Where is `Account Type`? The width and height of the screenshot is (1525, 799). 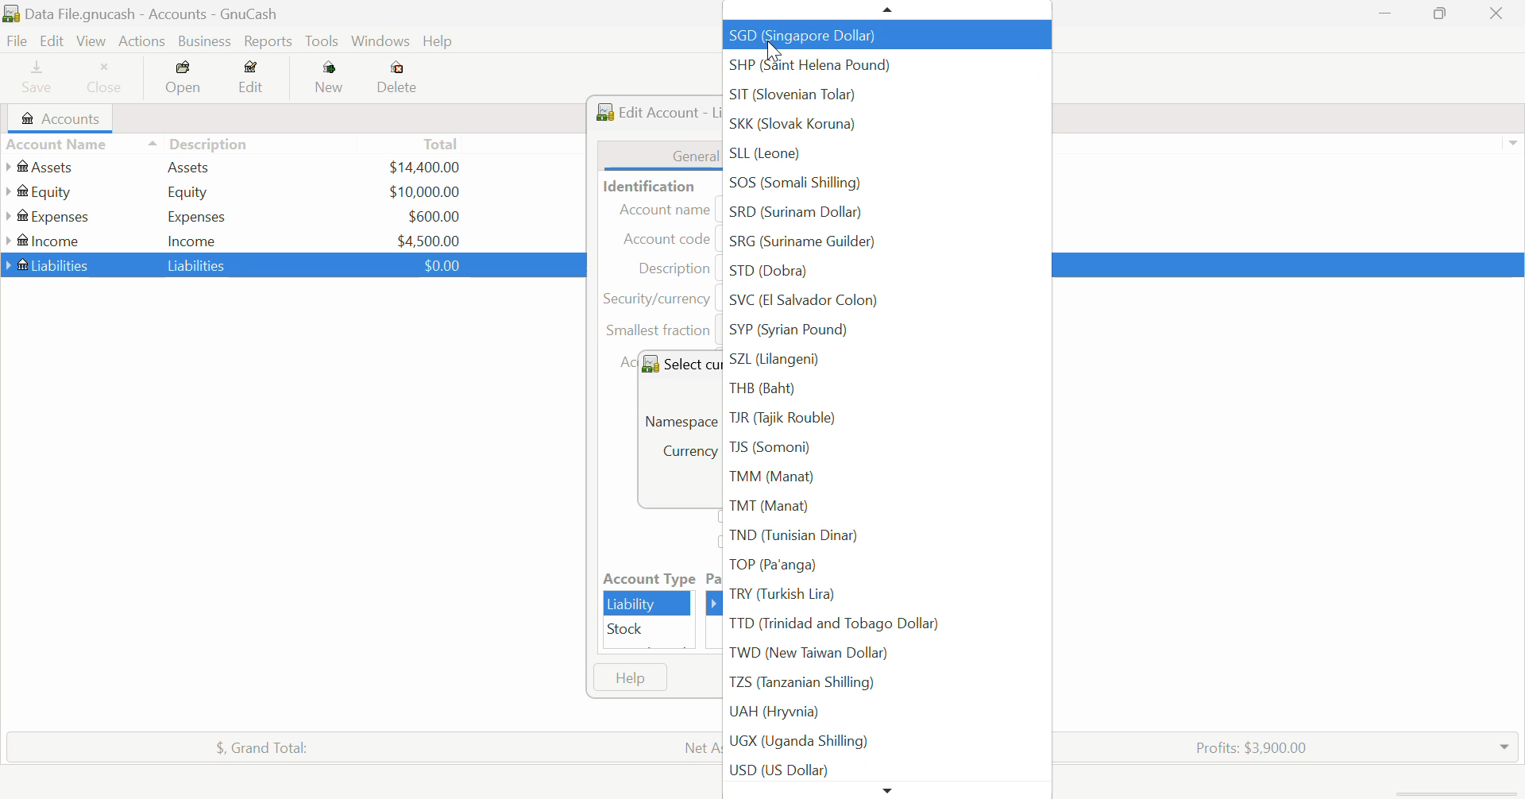 Account Type is located at coordinates (647, 579).